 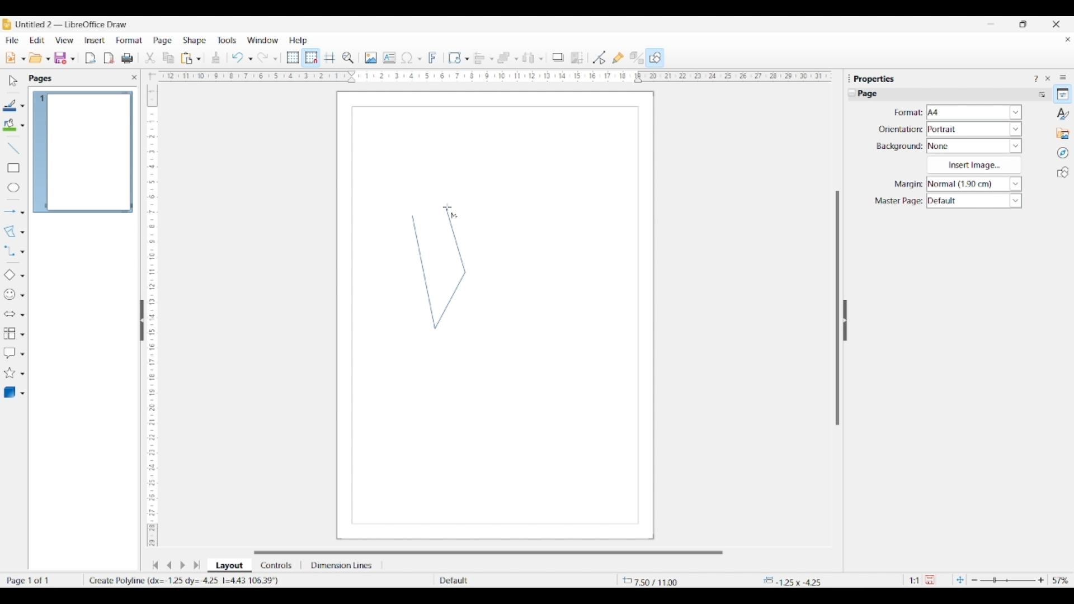 What do you see at coordinates (1063, 172) in the screenshot?
I see `Shapes` at bounding box center [1063, 172].